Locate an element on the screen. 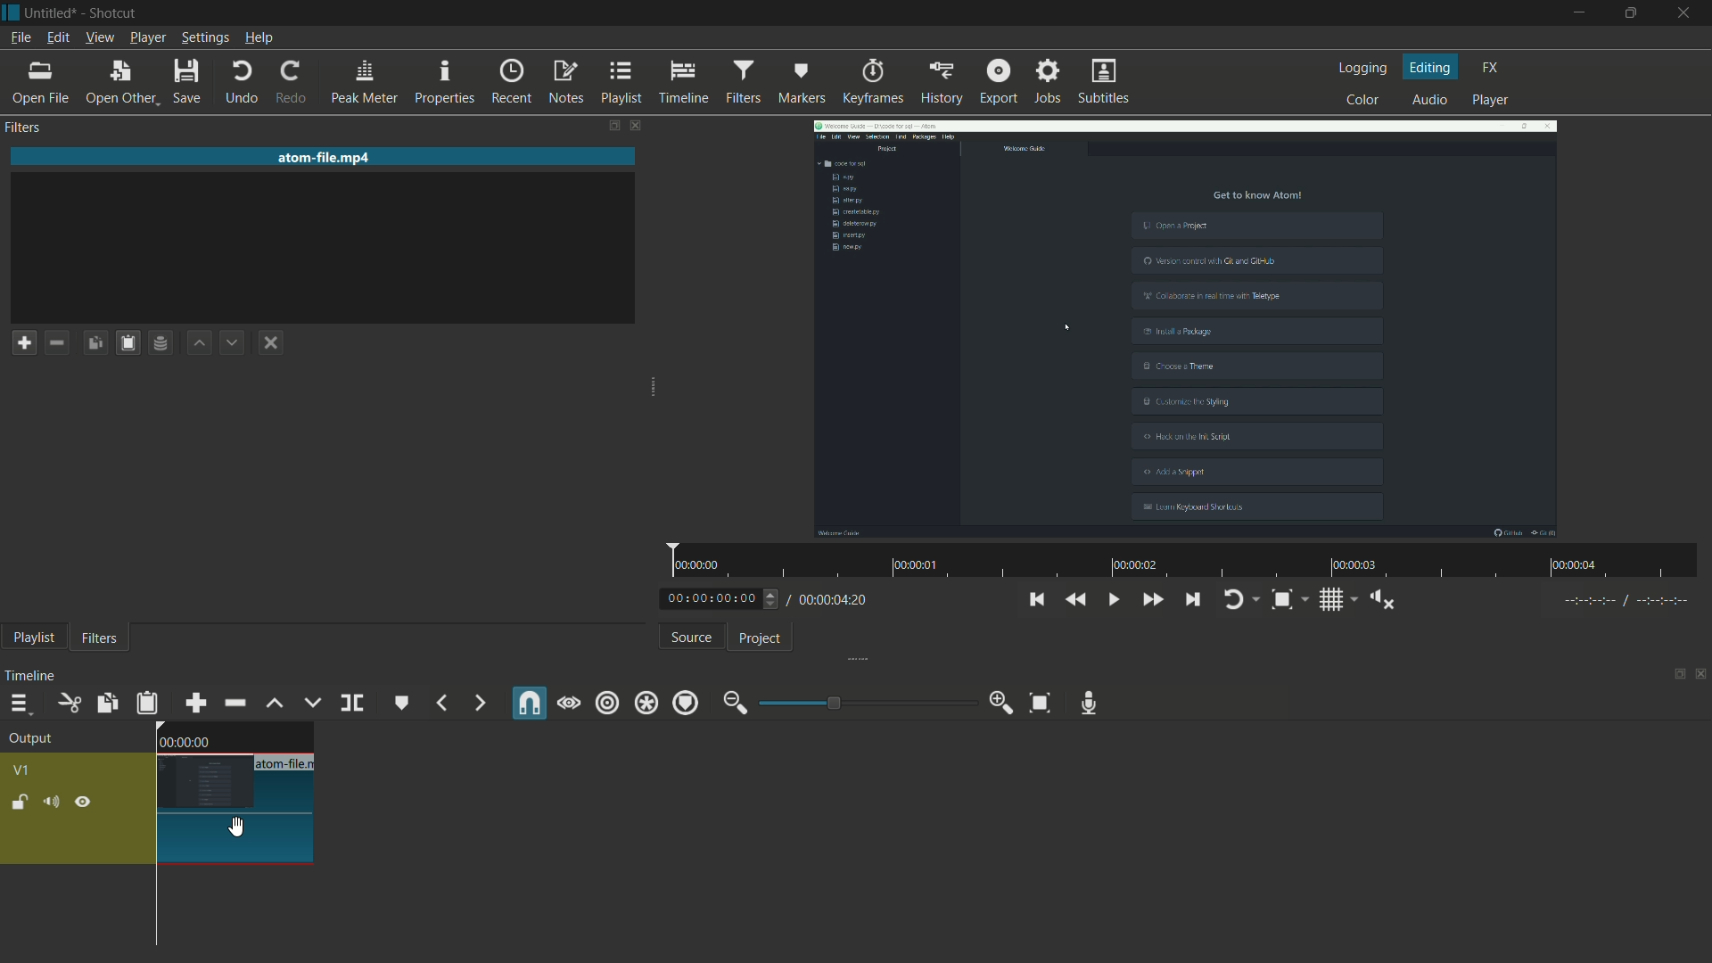 The height and width of the screenshot is (963, 1712). quickly play forward is located at coordinates (1152, 597).